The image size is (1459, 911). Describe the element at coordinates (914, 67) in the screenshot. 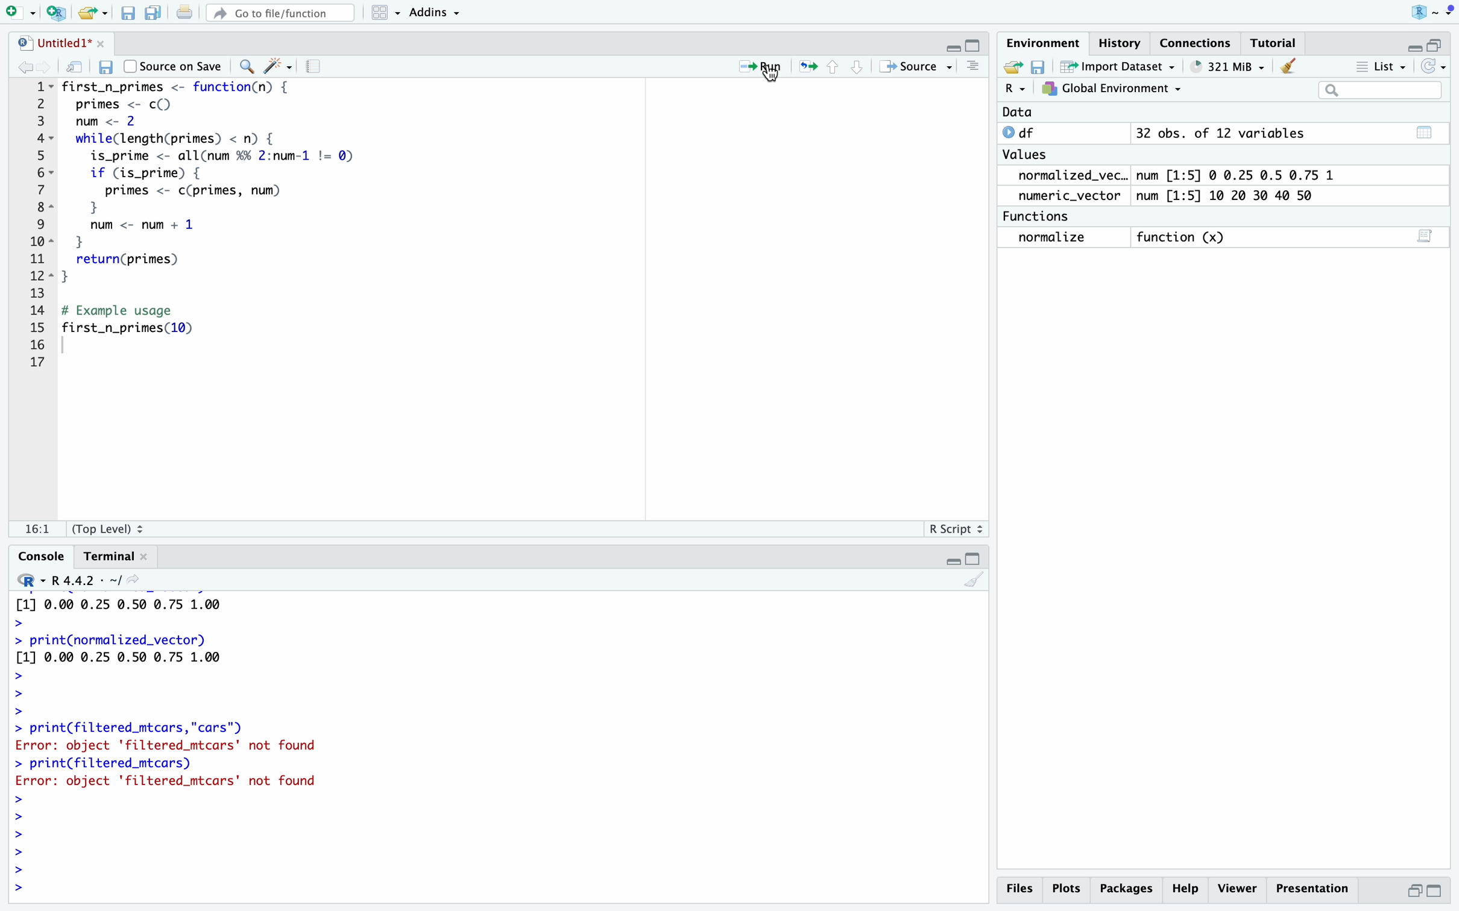

I see `+» Source -` at that location.